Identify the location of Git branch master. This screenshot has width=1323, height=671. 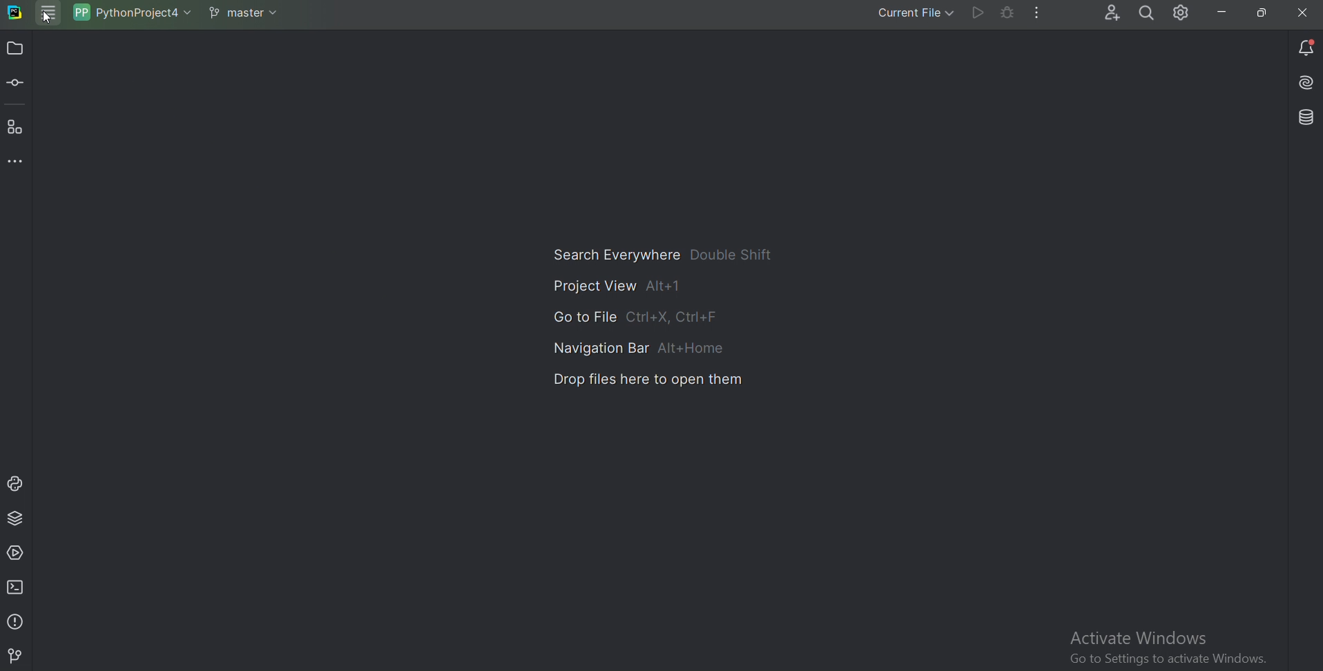
(243, 14).